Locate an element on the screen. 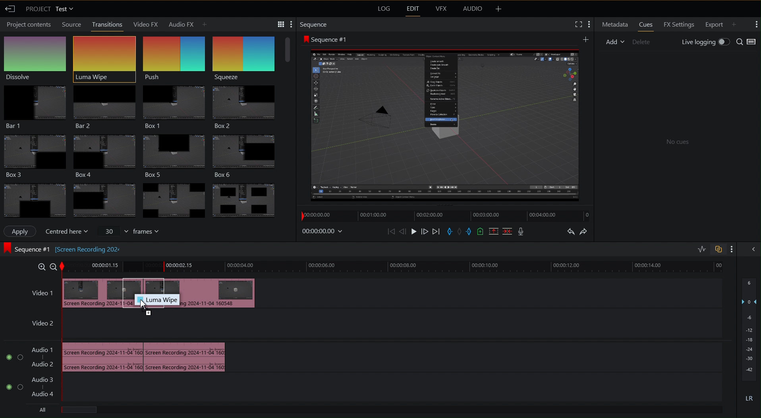 This screenshot has width=761, height=418. Remove Marker is located at coordinates (460, 232).